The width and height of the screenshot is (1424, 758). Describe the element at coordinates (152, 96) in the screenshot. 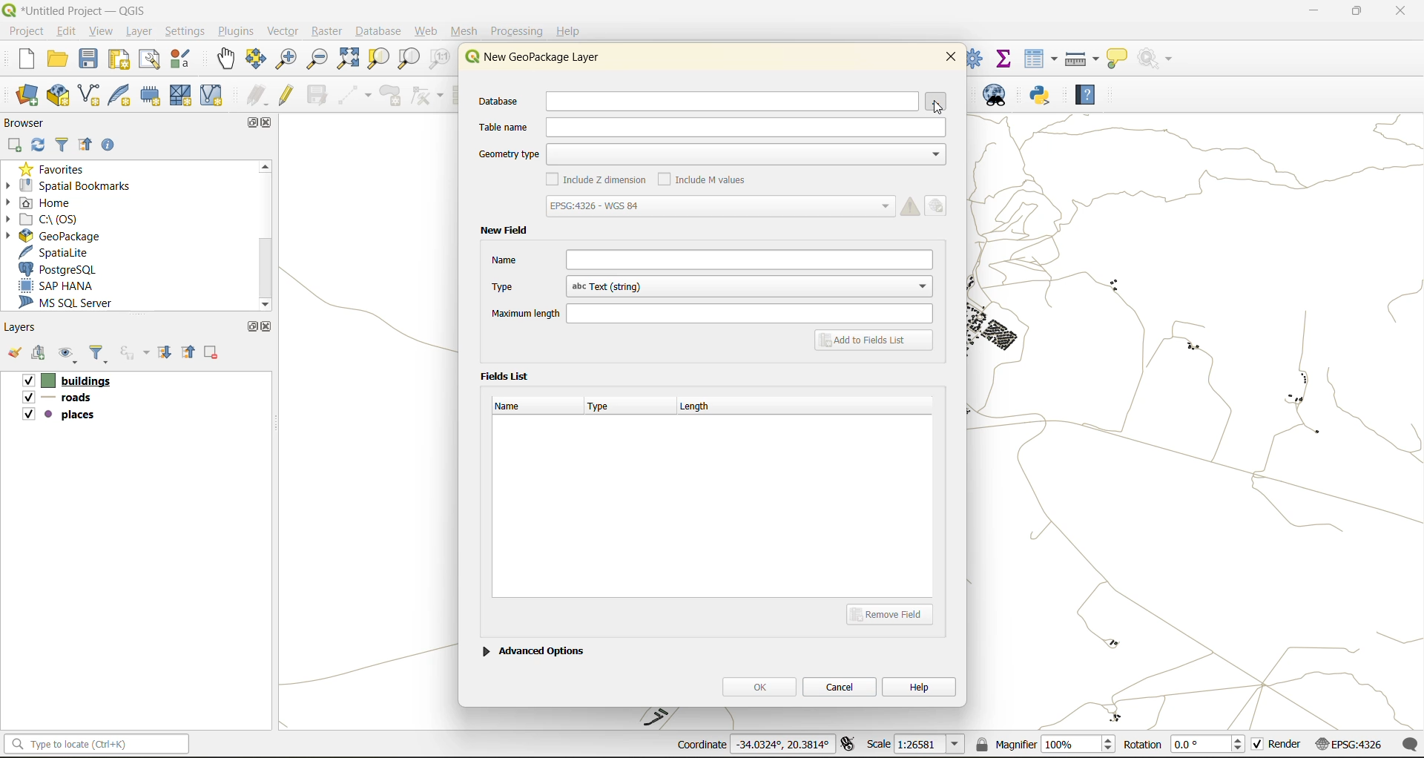

I see `temporary scratch layer` at that location.